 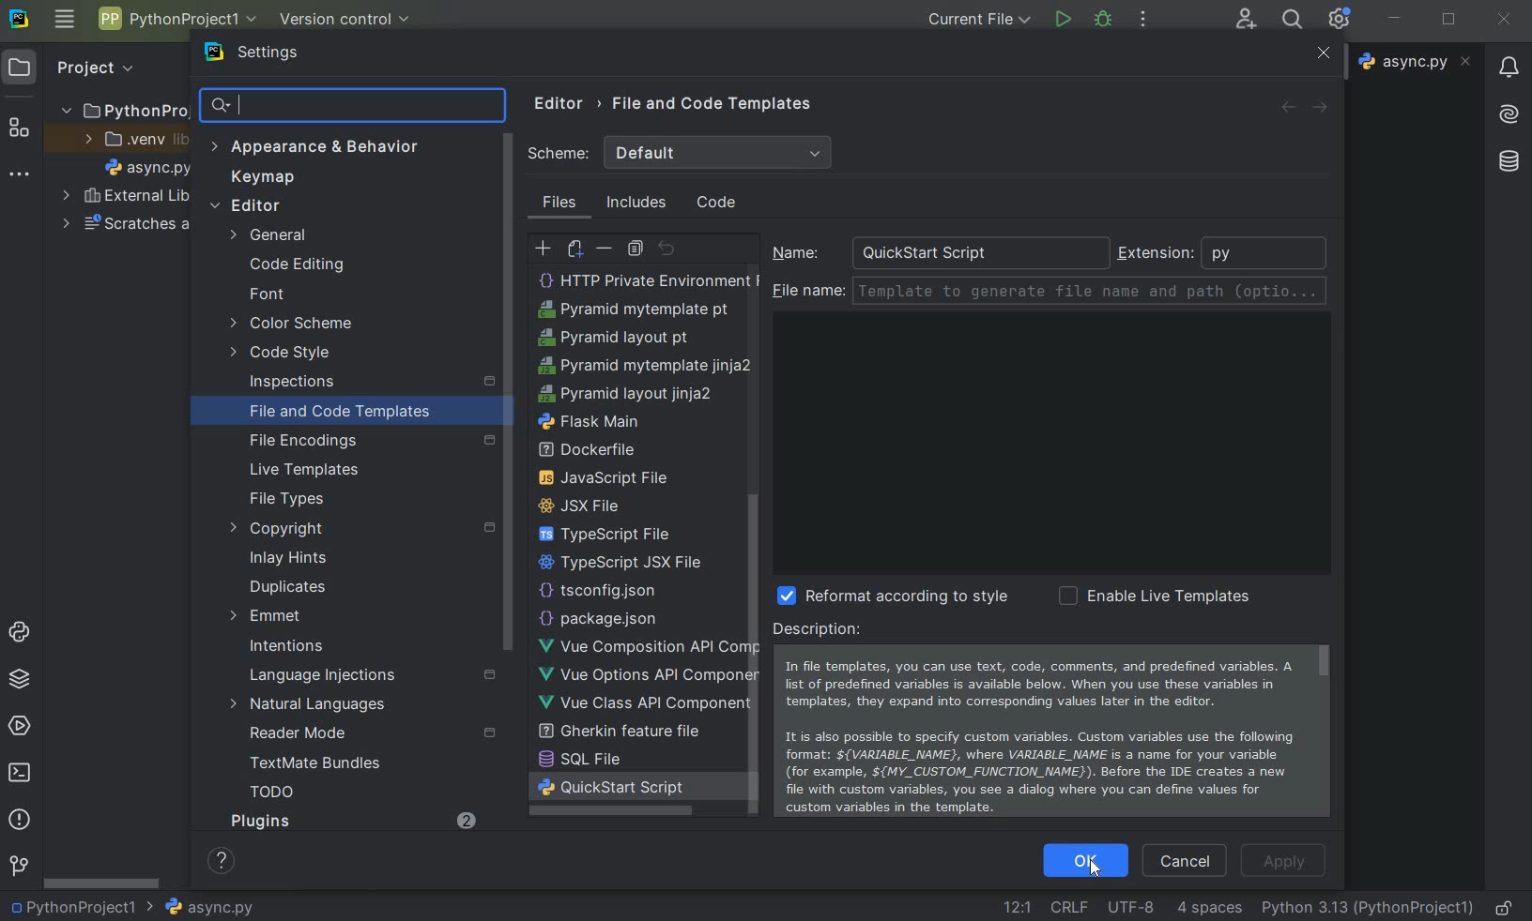 I want to click on scrollbar, so click(x=753, y=433).